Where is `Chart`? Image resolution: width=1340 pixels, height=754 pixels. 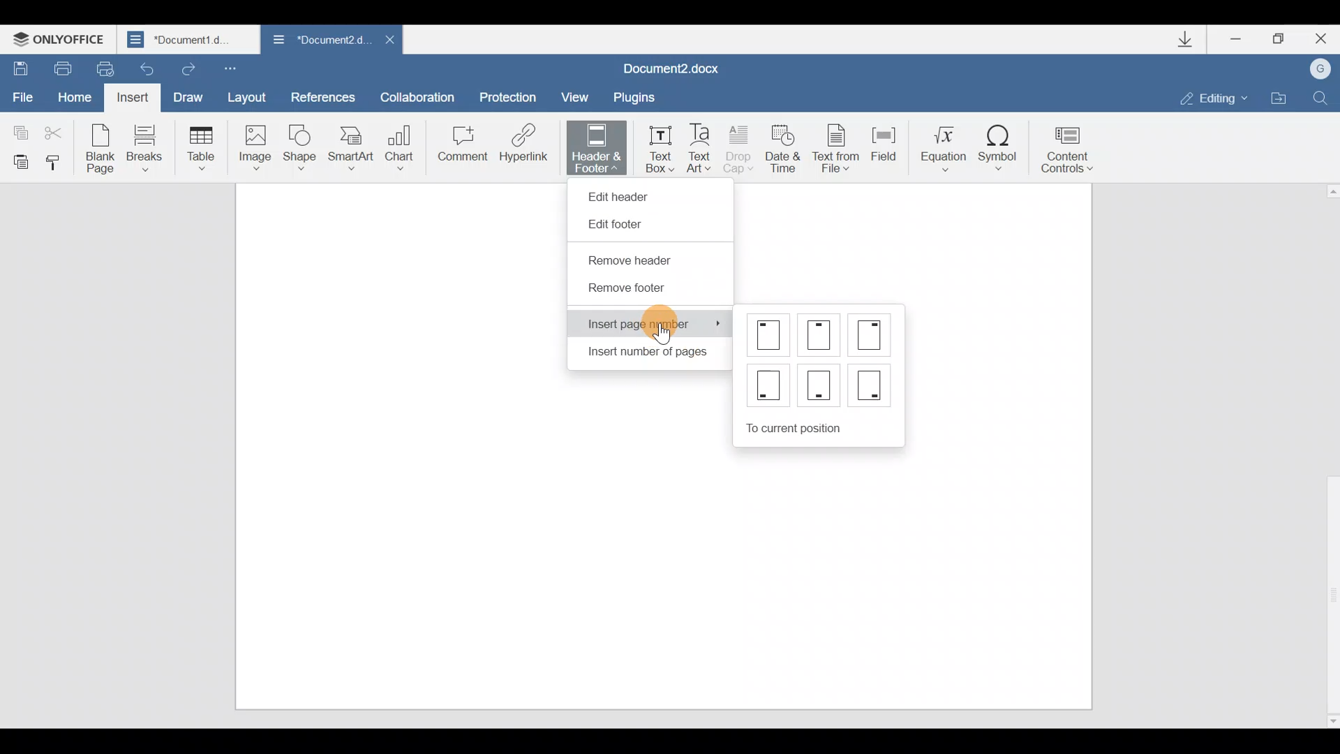 Chart is located at coordinates (402, 143).